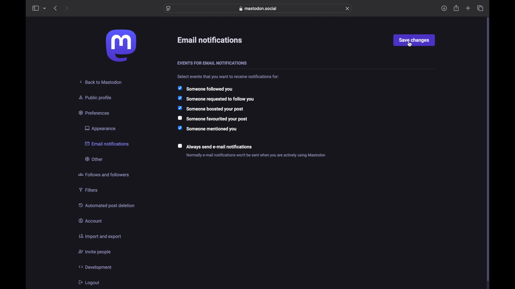 The image size is (515, 289). Describe the element at coordinates (67, 8) in the screenshot. I see `next` at that location.